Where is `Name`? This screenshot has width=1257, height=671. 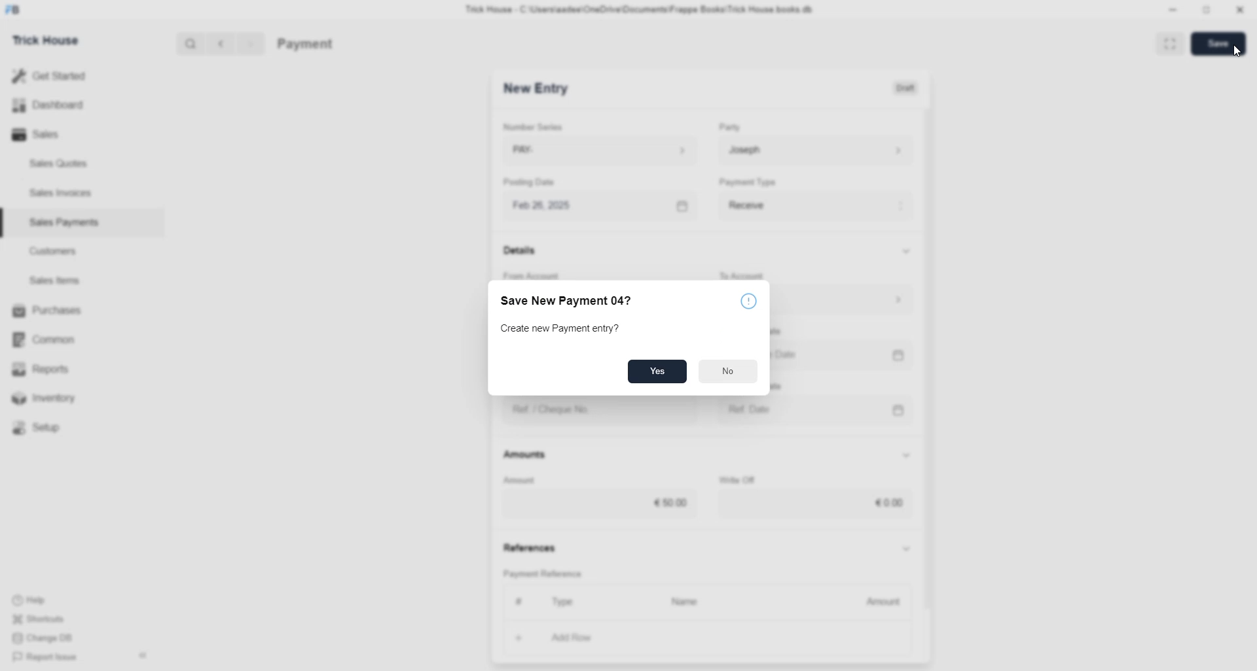 Name is located at coordinates (689, 603).